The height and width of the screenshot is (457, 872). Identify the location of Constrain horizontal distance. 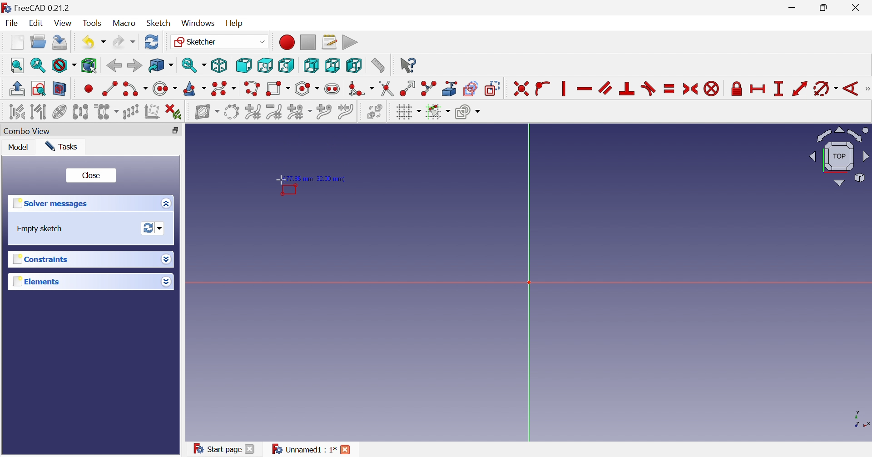
(758, 89).